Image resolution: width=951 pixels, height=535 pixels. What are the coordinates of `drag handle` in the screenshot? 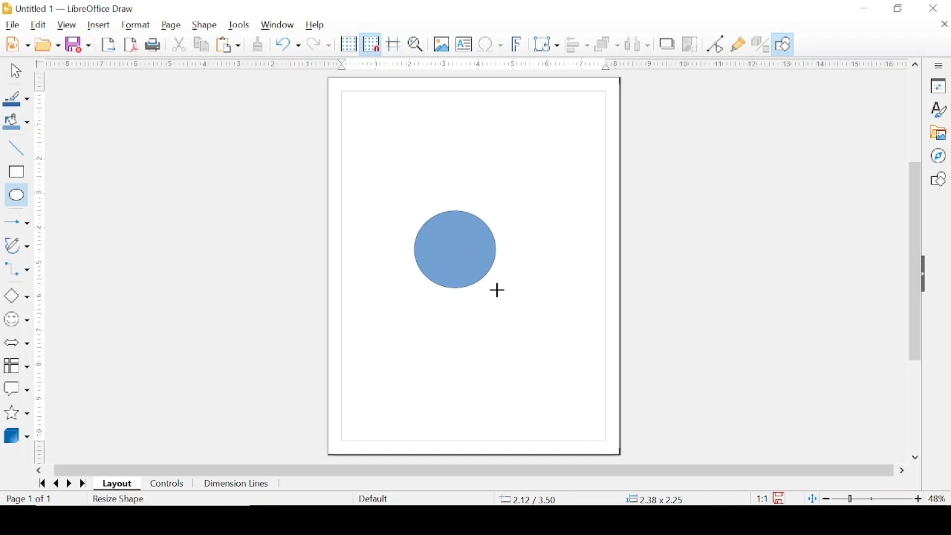 It's located at (928, 274).